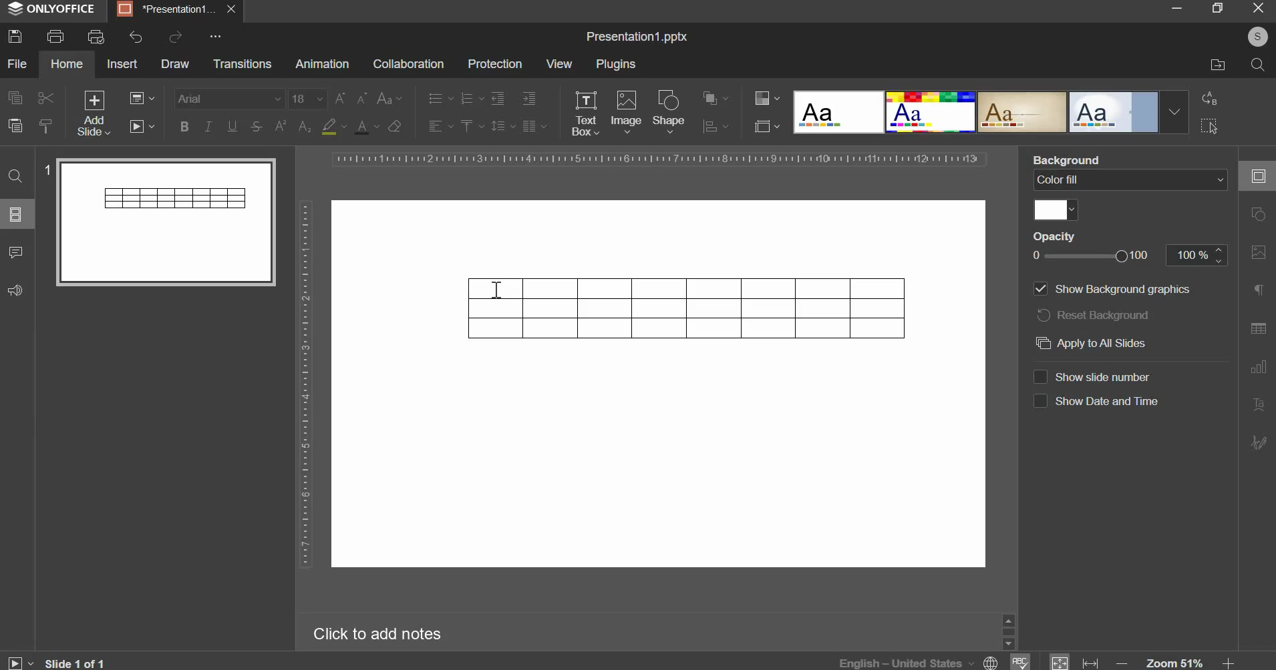 The width and height of the screenshot is (1276, 670). What do you see at coordinates (1209, 127) in the screenshot?
I see `select` at bounding box center [1209, 127].